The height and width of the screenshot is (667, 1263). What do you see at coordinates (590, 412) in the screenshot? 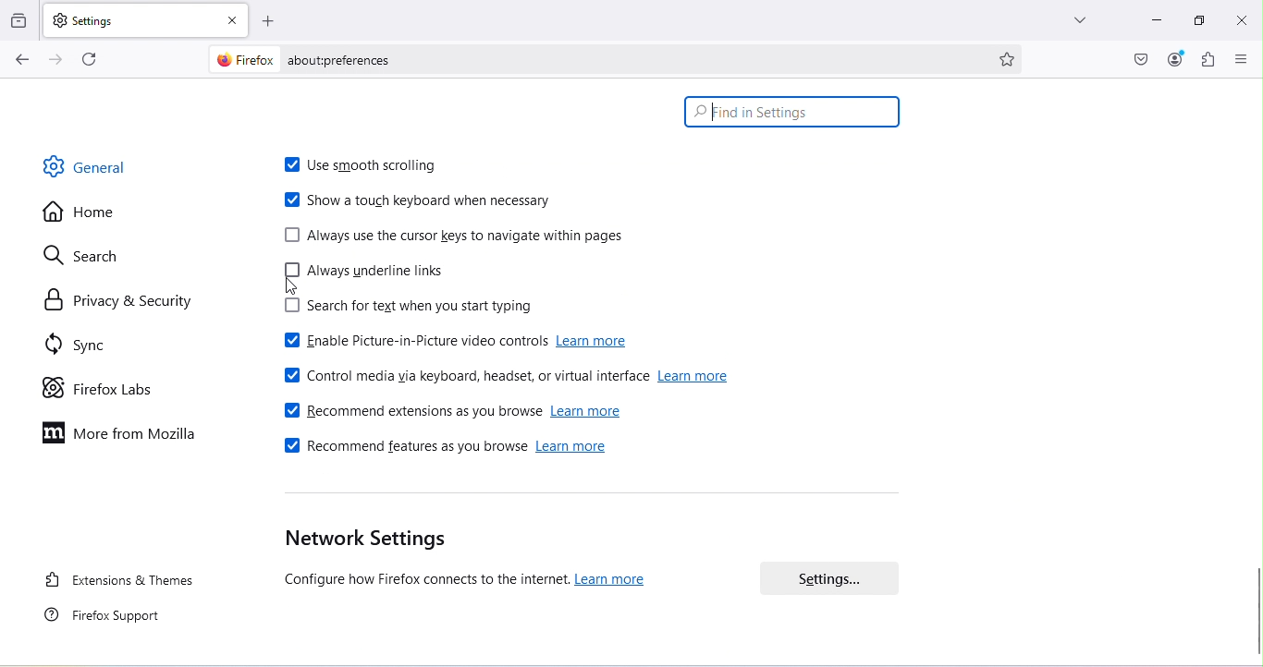
I see `learn more` at bounding box center [590, 412].